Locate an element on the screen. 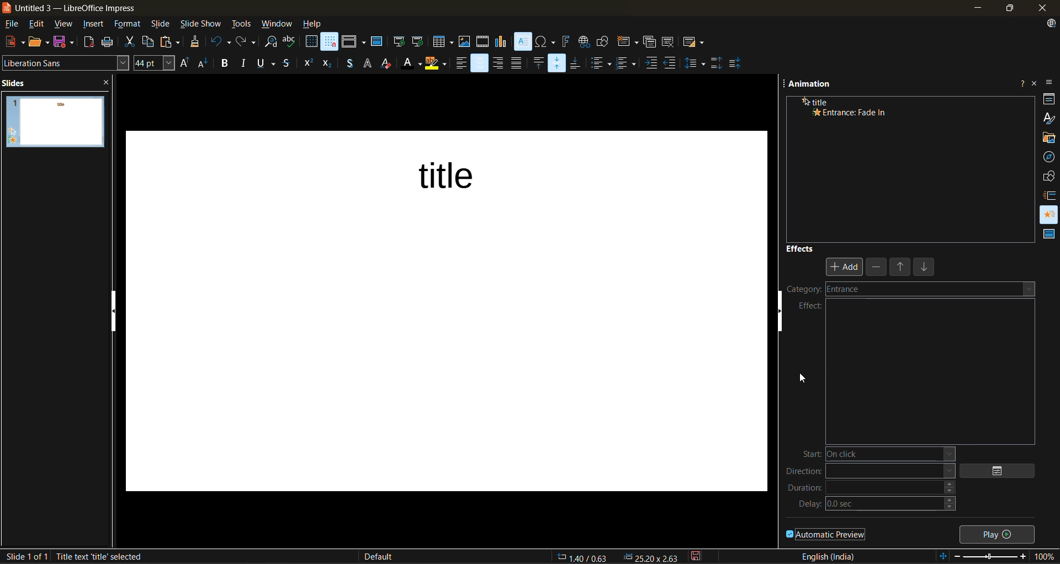 The height and width of the screenshot is (564, 1060). table is located at coordinates (443, 41).